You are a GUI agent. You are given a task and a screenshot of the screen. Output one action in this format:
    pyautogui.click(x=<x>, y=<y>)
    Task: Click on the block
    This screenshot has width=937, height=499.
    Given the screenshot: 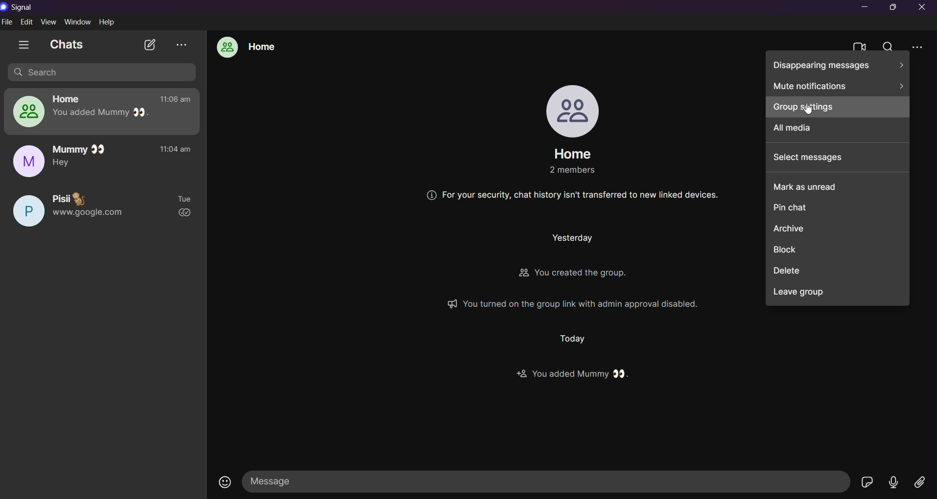 What is the action you would take?
    pyautogui.click(x=837, y=252)
    